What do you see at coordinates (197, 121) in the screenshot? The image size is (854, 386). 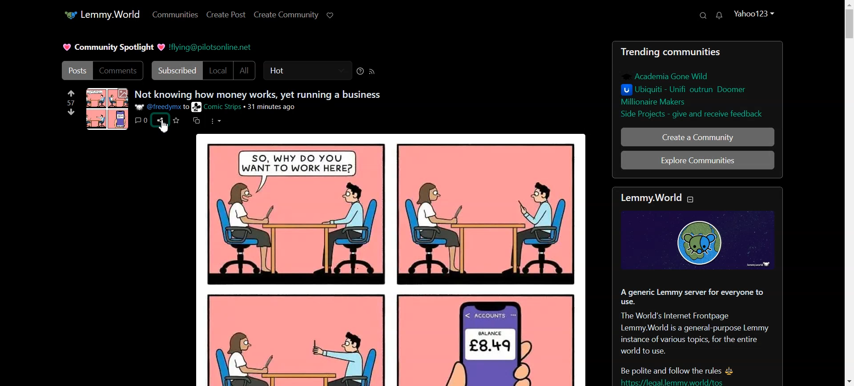 I see `Copy` at bounding box center [197, 121].